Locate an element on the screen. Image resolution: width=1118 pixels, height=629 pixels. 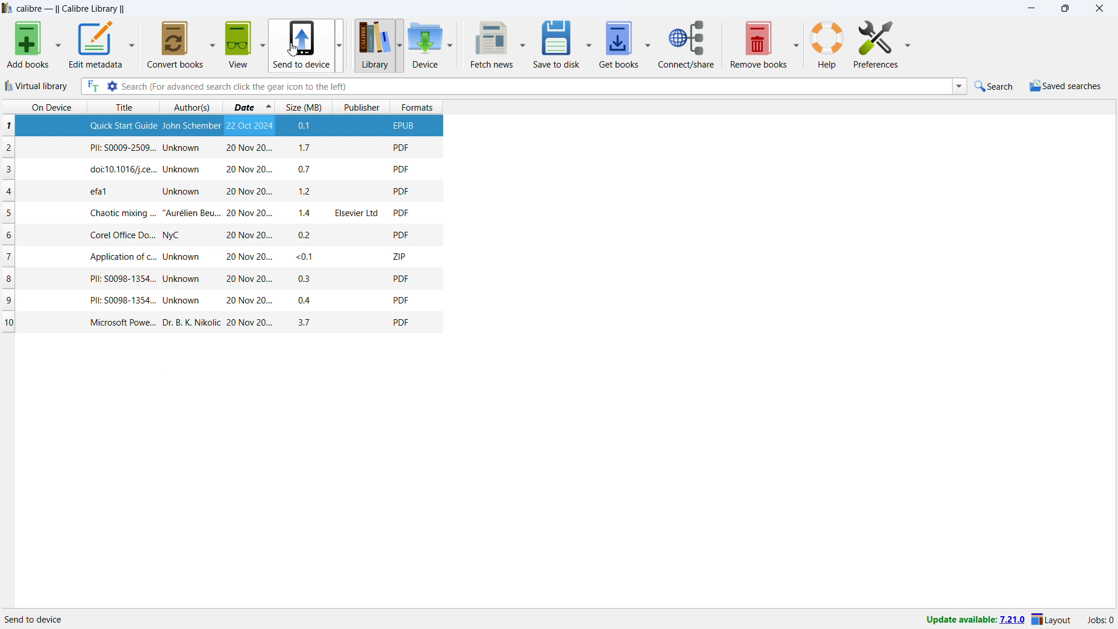
sort by formats is located at coordinates (418, 107).